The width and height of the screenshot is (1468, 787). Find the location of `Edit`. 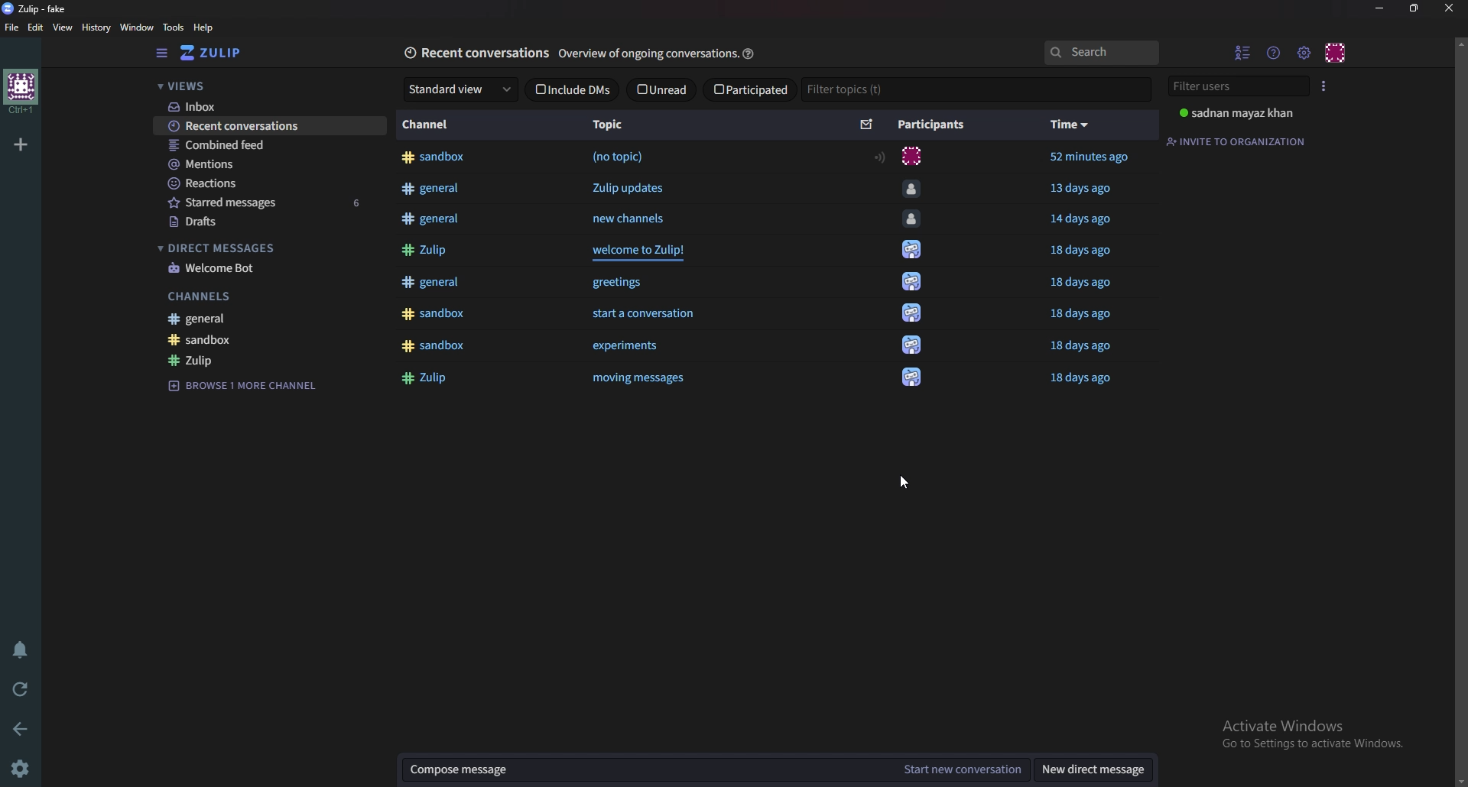

Edit is located at coordinates (37, 28).